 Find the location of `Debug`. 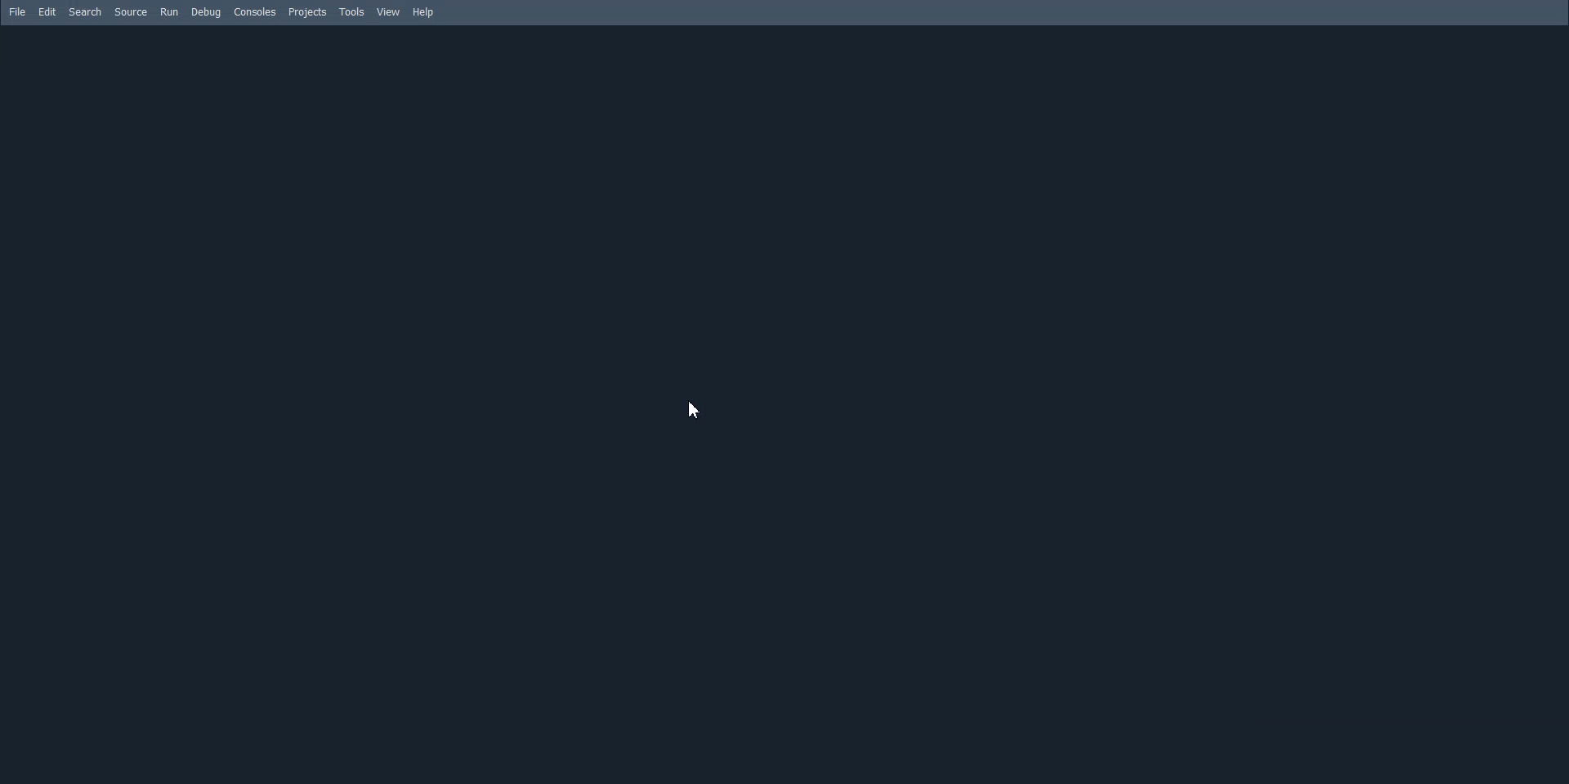

Debug is located at coordinates (206, 12).